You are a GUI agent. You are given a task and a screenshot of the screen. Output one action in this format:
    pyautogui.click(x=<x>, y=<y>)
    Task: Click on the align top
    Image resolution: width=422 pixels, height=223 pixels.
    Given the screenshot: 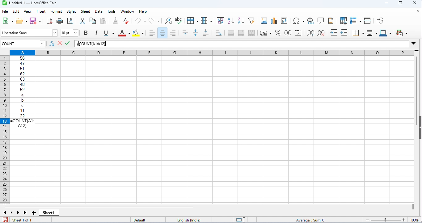 What is the action you would take?
    pyautogui.click(x=185, y=32)
    